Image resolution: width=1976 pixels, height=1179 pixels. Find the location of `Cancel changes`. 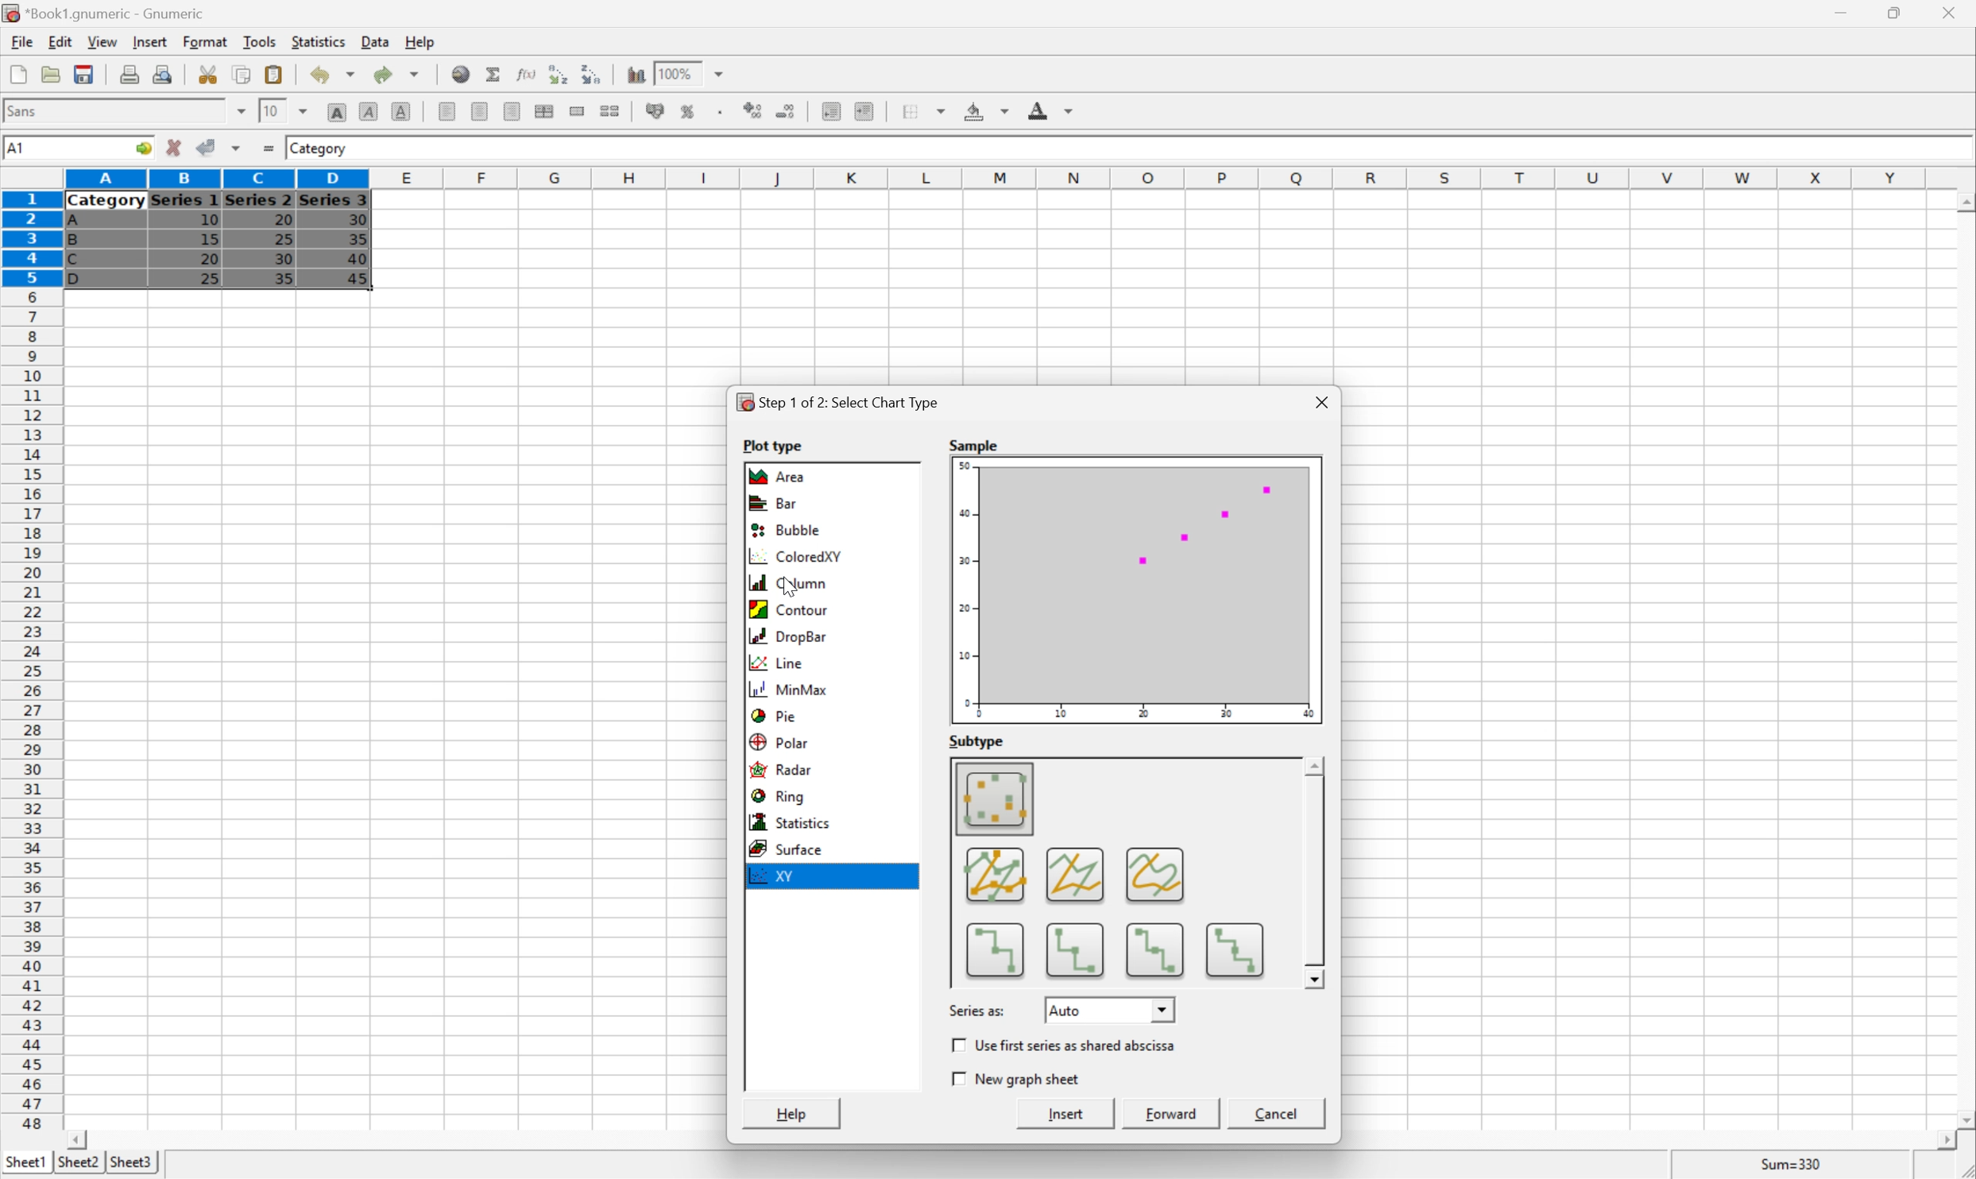

Cancel changes is located at coordinates (174, 145).